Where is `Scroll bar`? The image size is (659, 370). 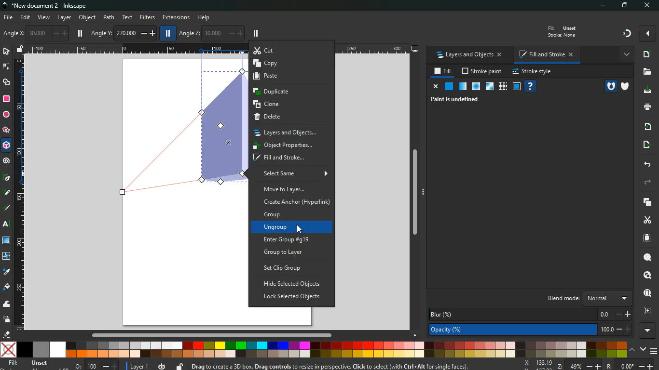
Scroll bar is located at coordinates (418, 193).